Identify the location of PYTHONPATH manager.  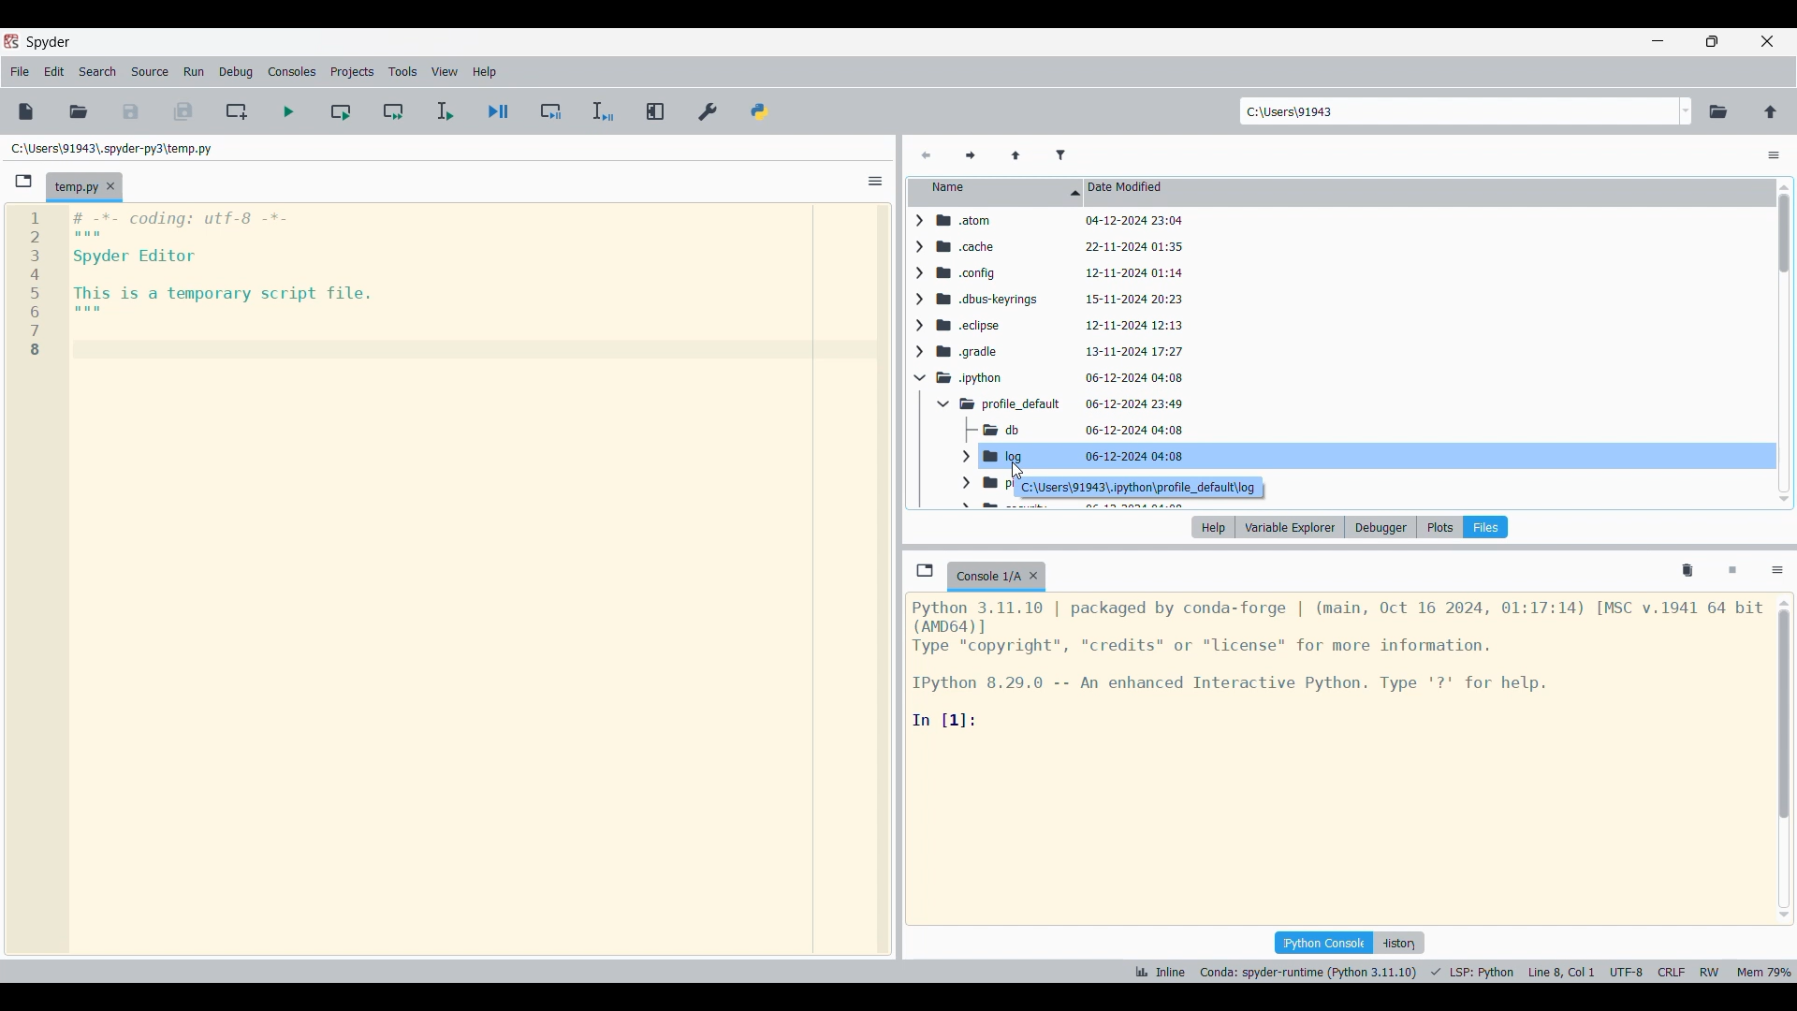
(760, 112).